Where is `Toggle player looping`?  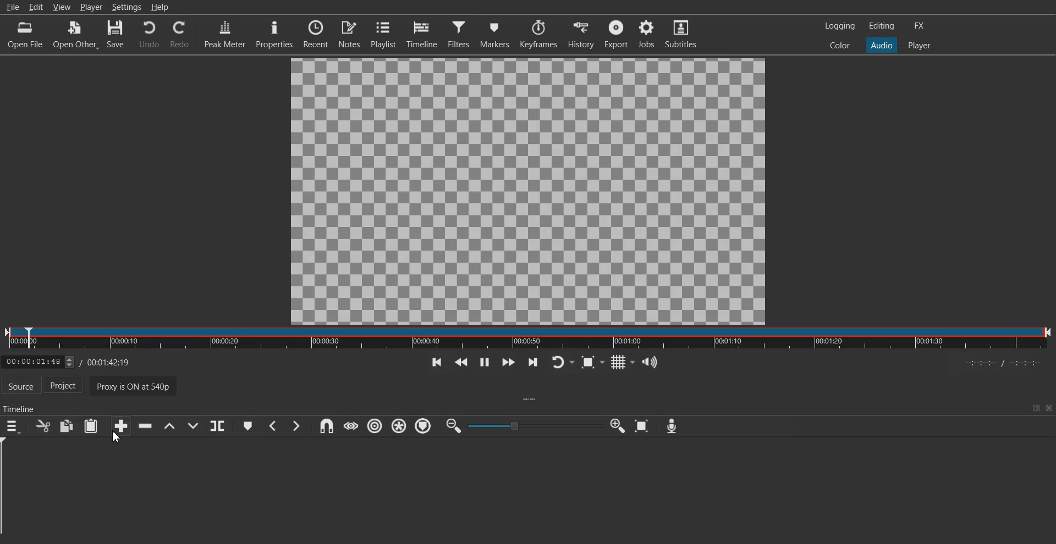 Toggle player looping is located at coordinates (562, 362).